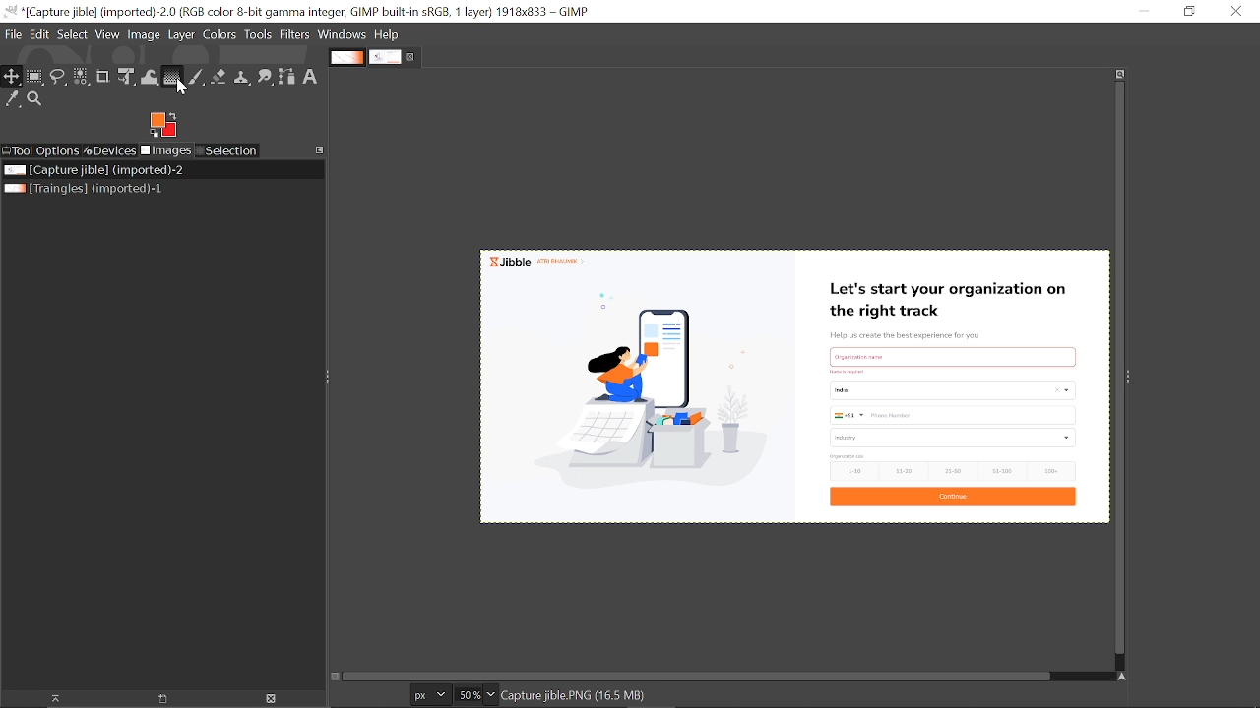  What do you see at coordinates (14, 33) in the screenshot?
I see `File` at bounding box center [14, 33].